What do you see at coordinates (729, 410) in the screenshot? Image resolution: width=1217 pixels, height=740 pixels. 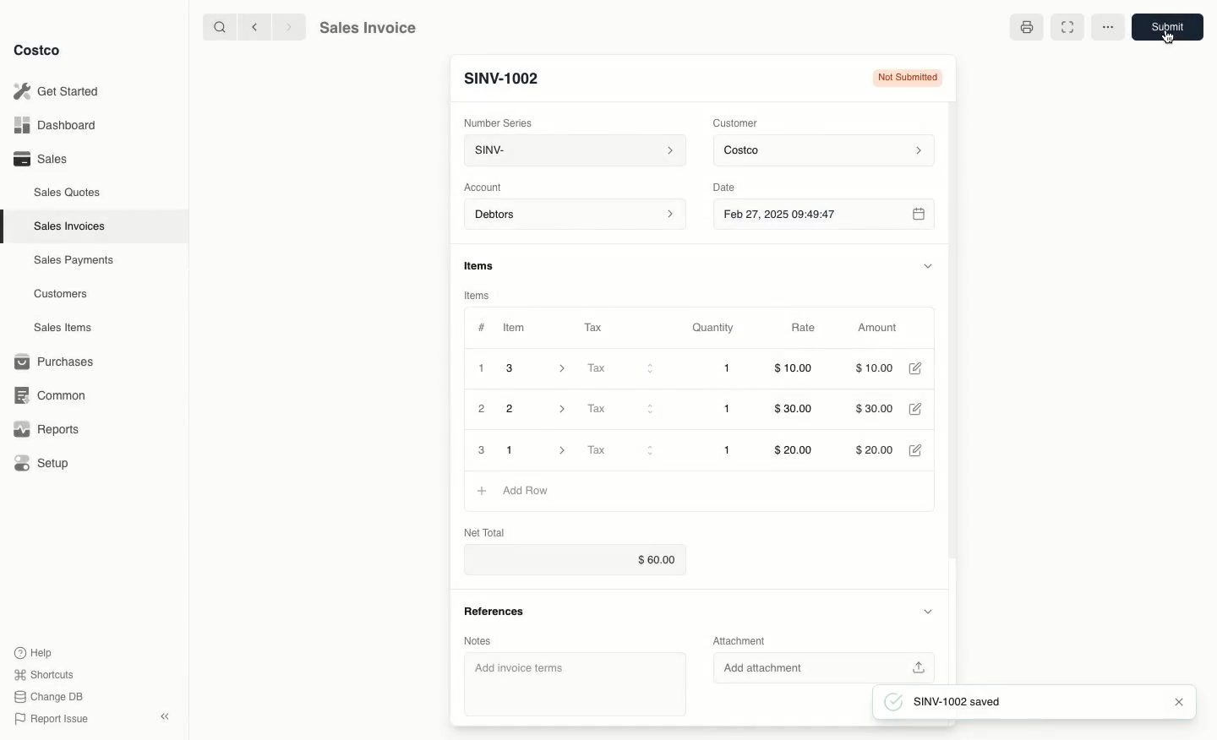 I see `1` at bounding box center [729, 410].